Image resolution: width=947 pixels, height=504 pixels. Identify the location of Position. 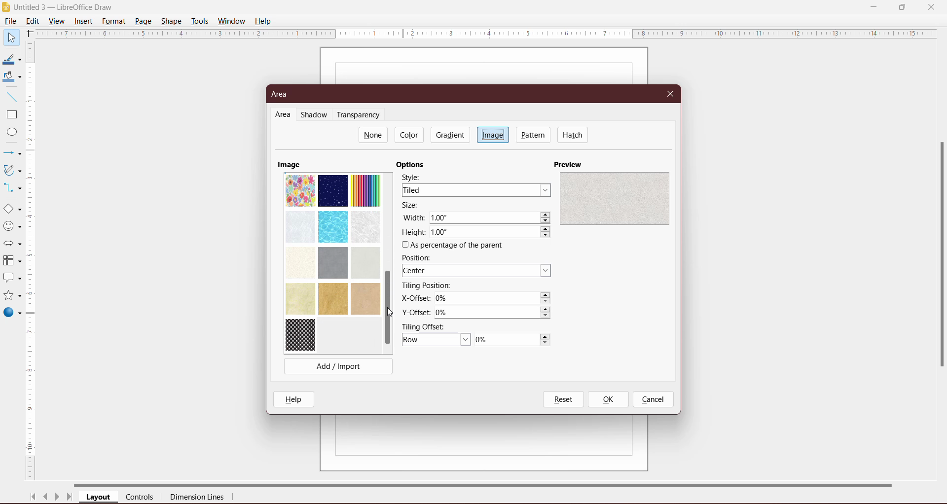
(419, 257).